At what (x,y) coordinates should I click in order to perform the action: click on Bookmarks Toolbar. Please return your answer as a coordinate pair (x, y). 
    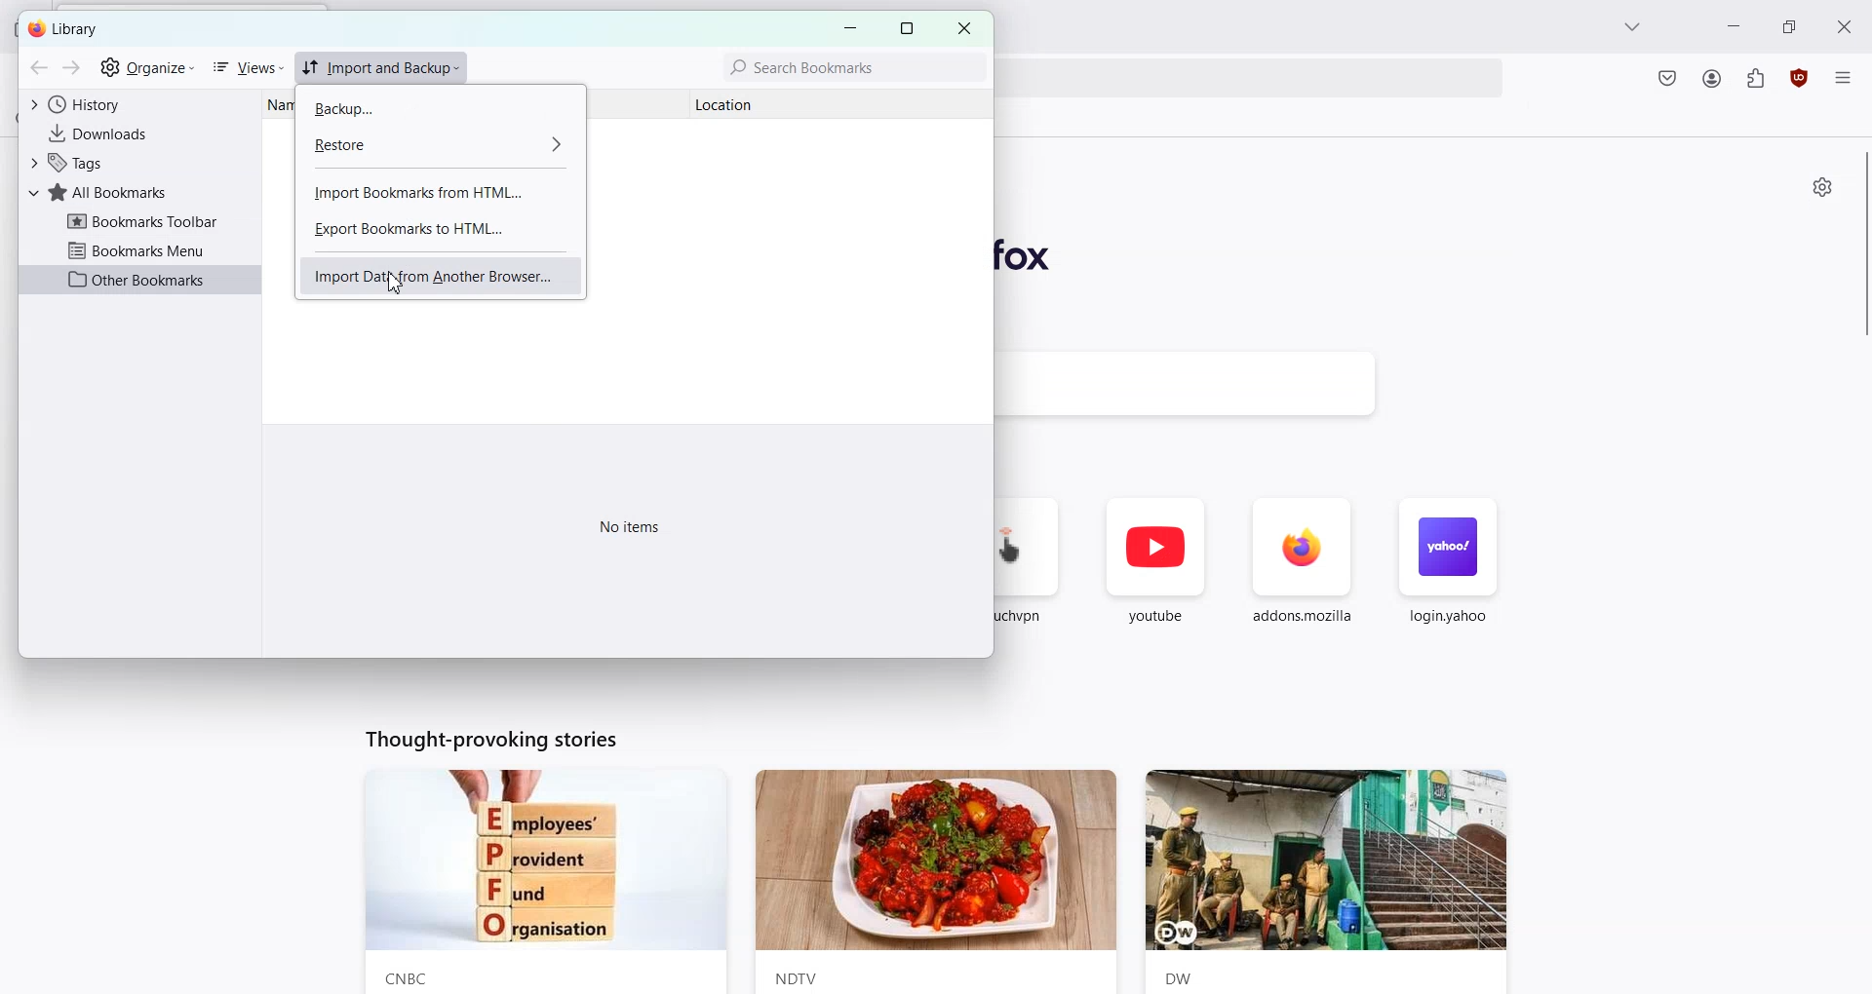
    Looking at the image, I should click on (142, 222).